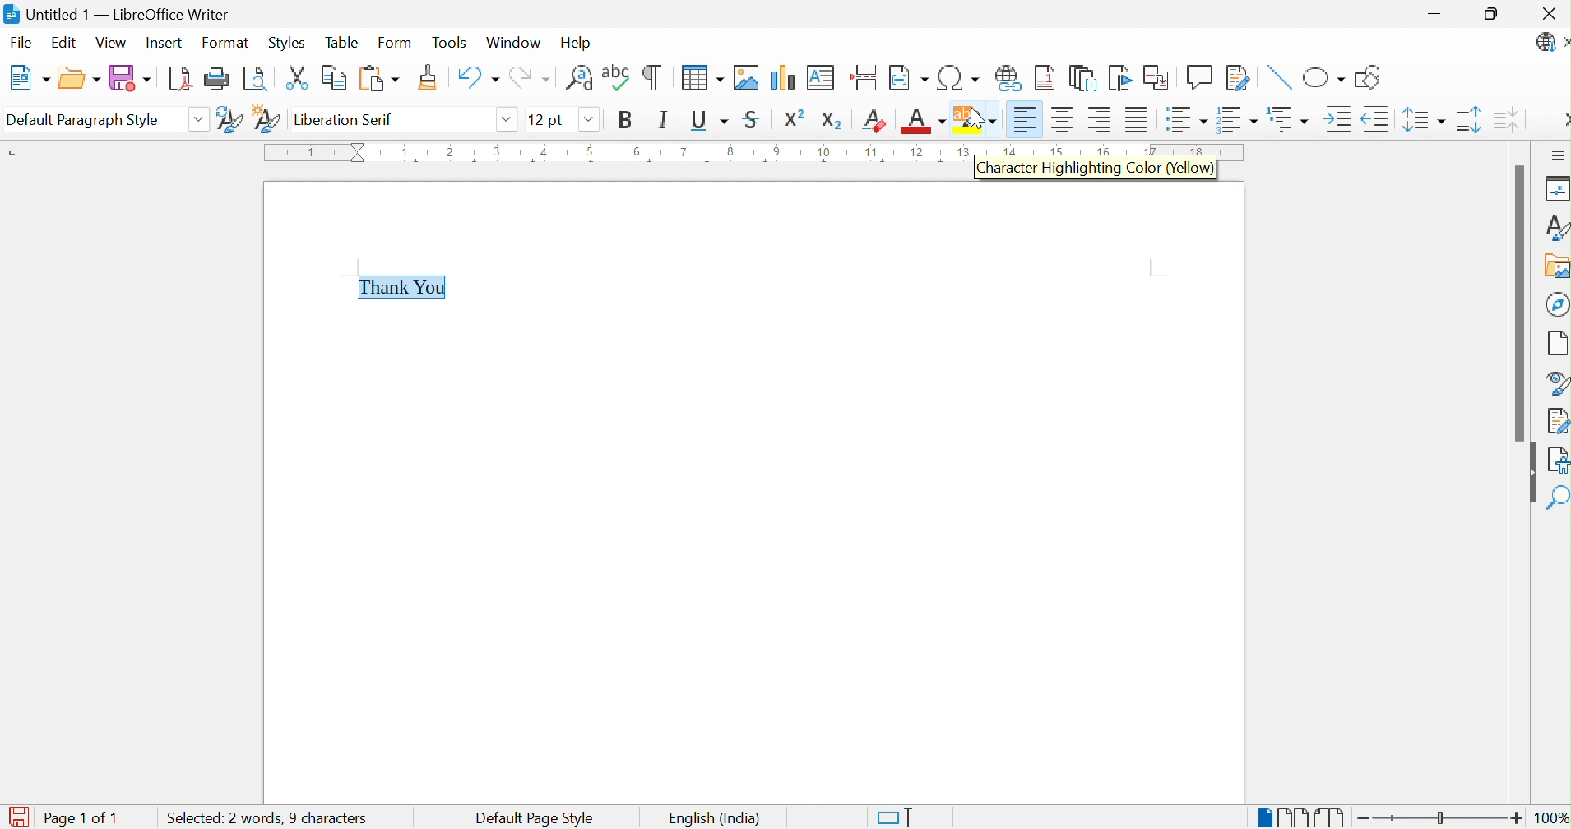 This screenshot has height=829, width=1571. Describe the element at coordinates (1139, 118) in the screenshot. I see `Justified` at that location.